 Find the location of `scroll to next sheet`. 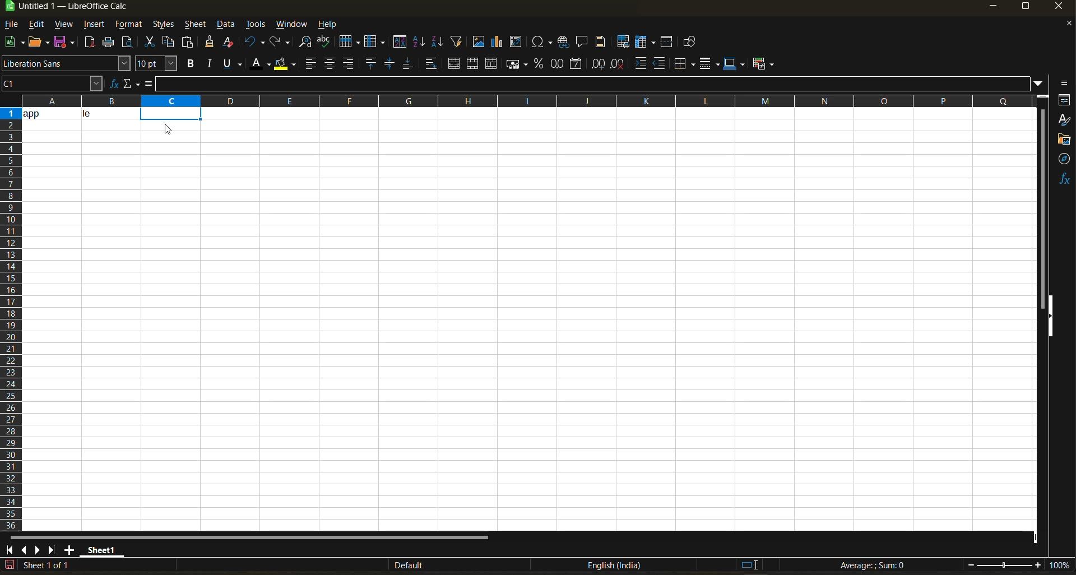

scroll to next sheet is located at coordinates (39, 550).